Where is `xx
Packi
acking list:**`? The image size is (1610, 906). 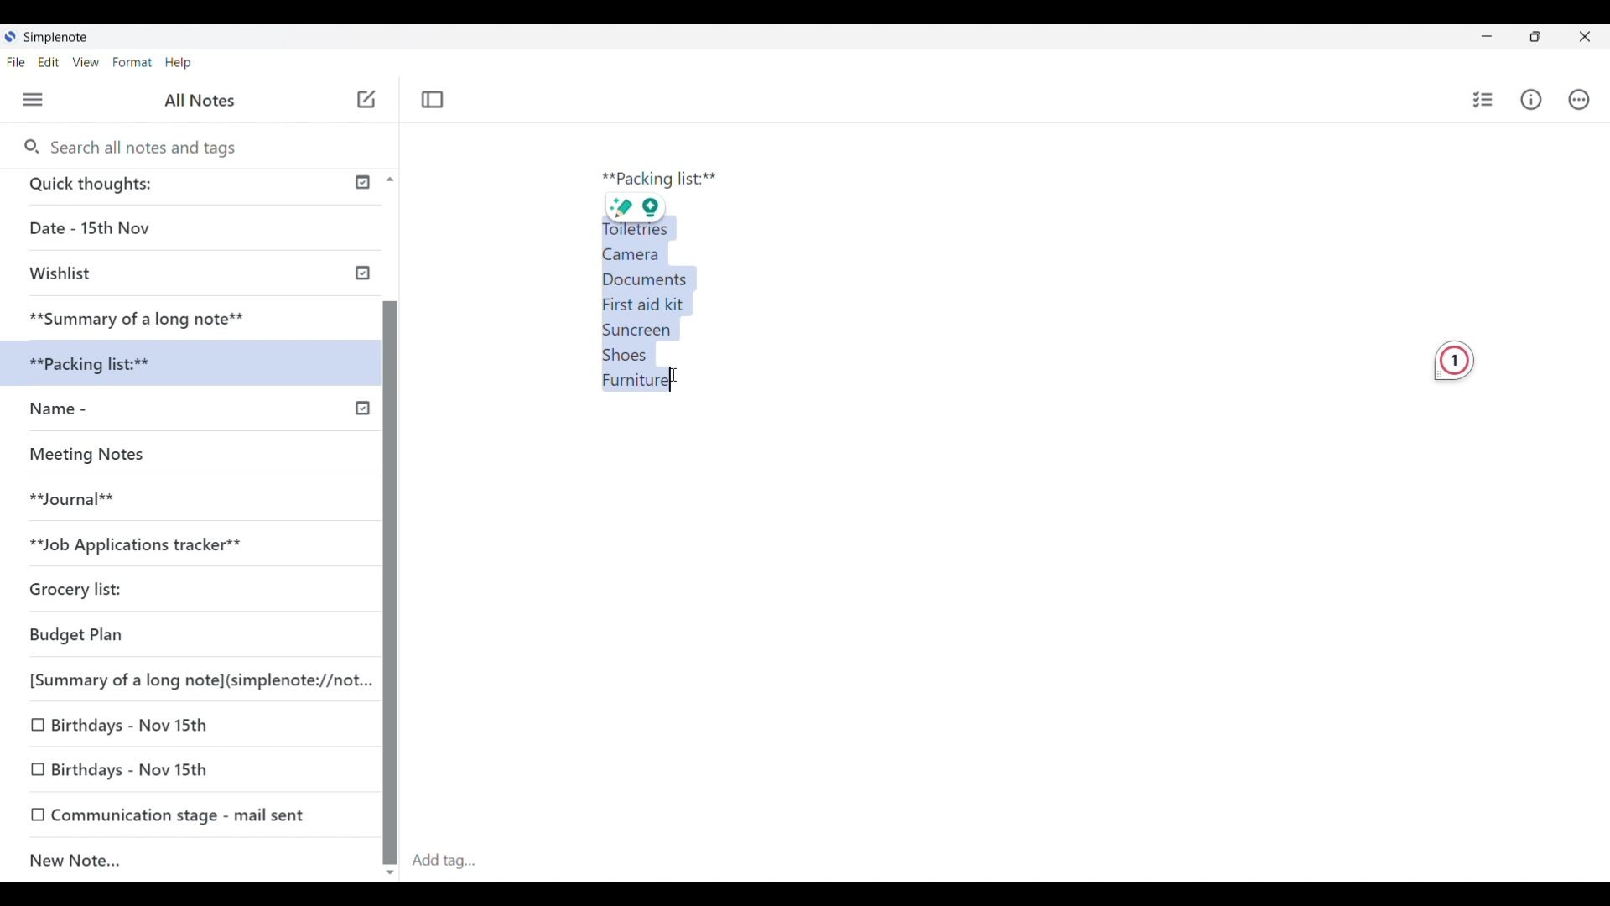
xx
Packi
acking list:** is located at coordinates (109, 364).